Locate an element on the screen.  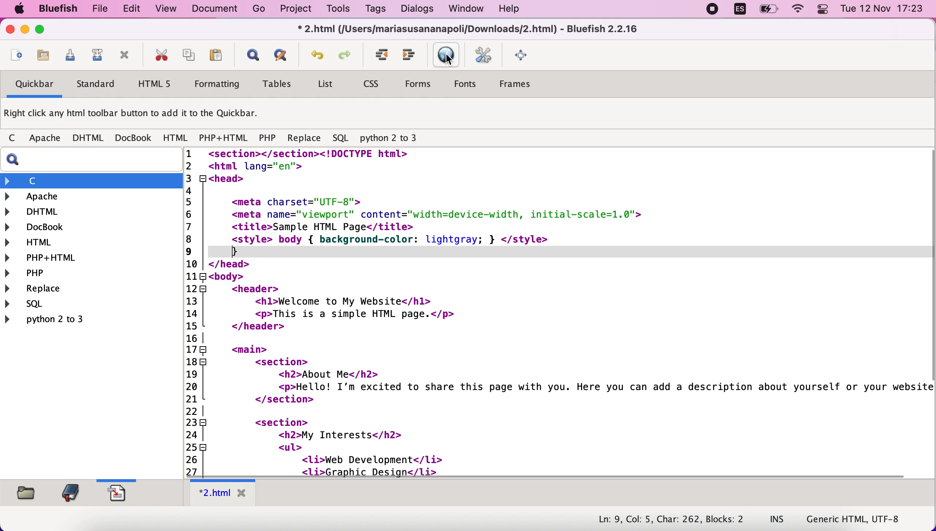
bookmarks is located at coordinates (72, 494).